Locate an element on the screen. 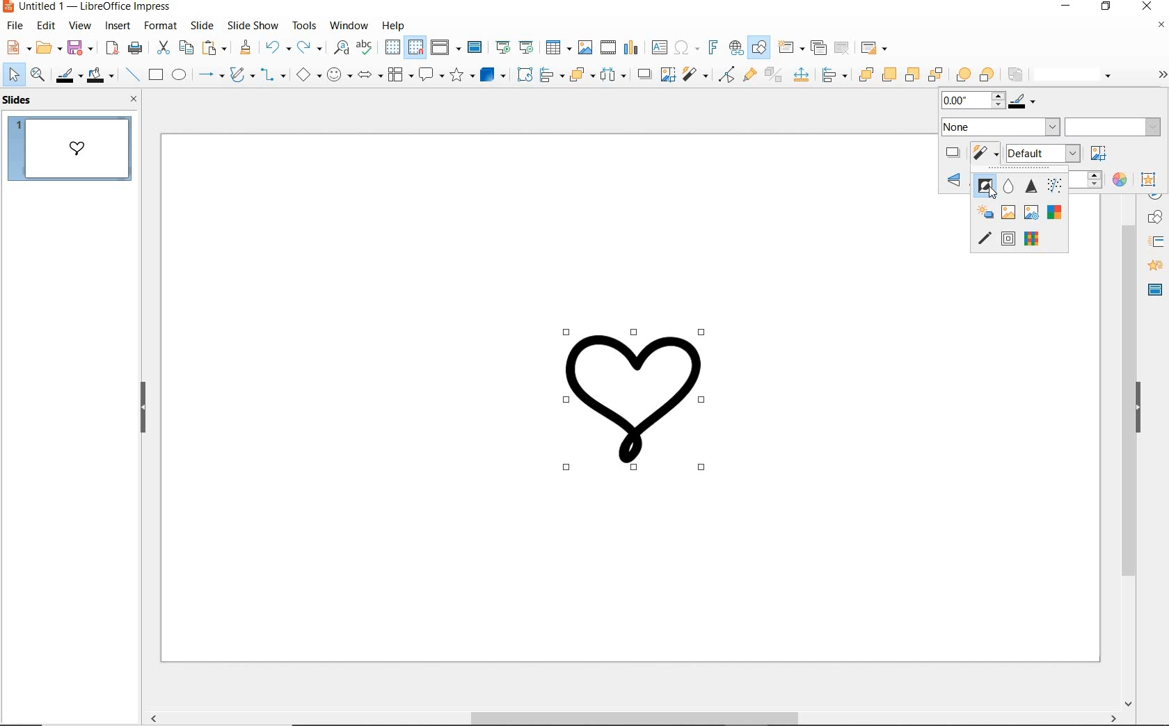  window is located at coordinates (348, 26).